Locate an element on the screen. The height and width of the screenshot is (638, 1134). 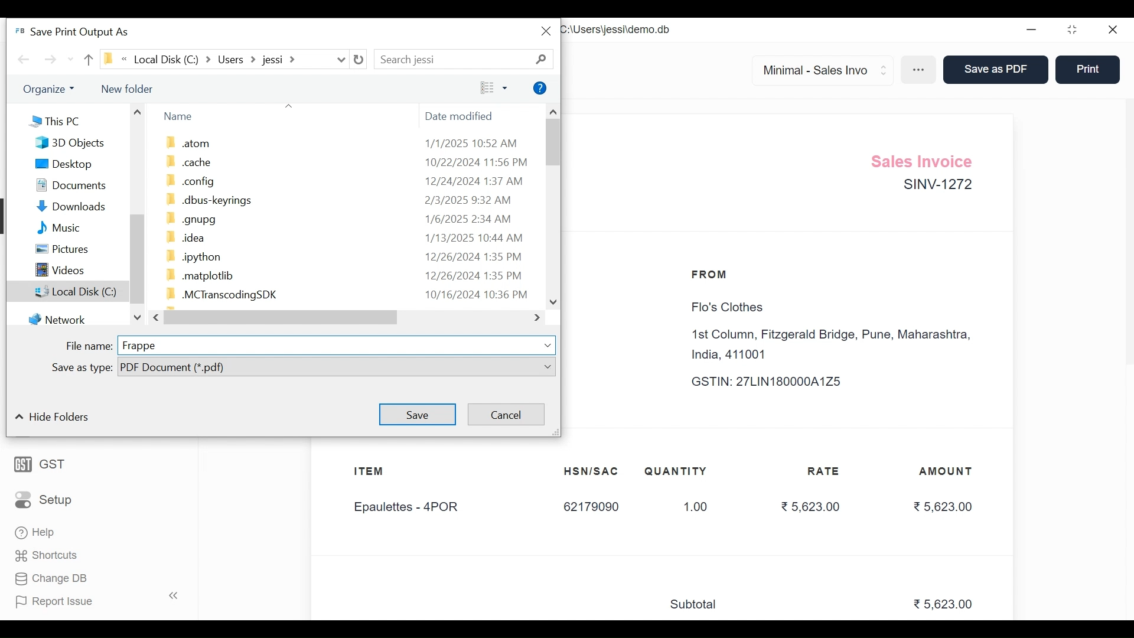
Frappe is located at coordinates (140, 345).